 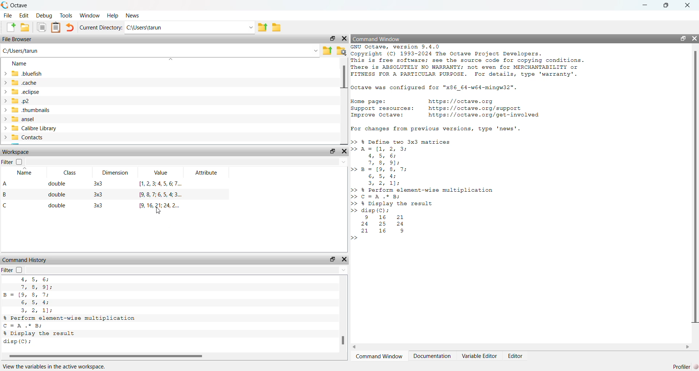 I want to click on Editor, so click(x=516, y=357).